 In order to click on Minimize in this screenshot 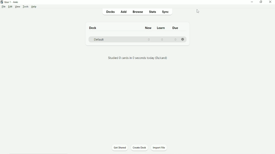, I will do `click(252, 2)`.